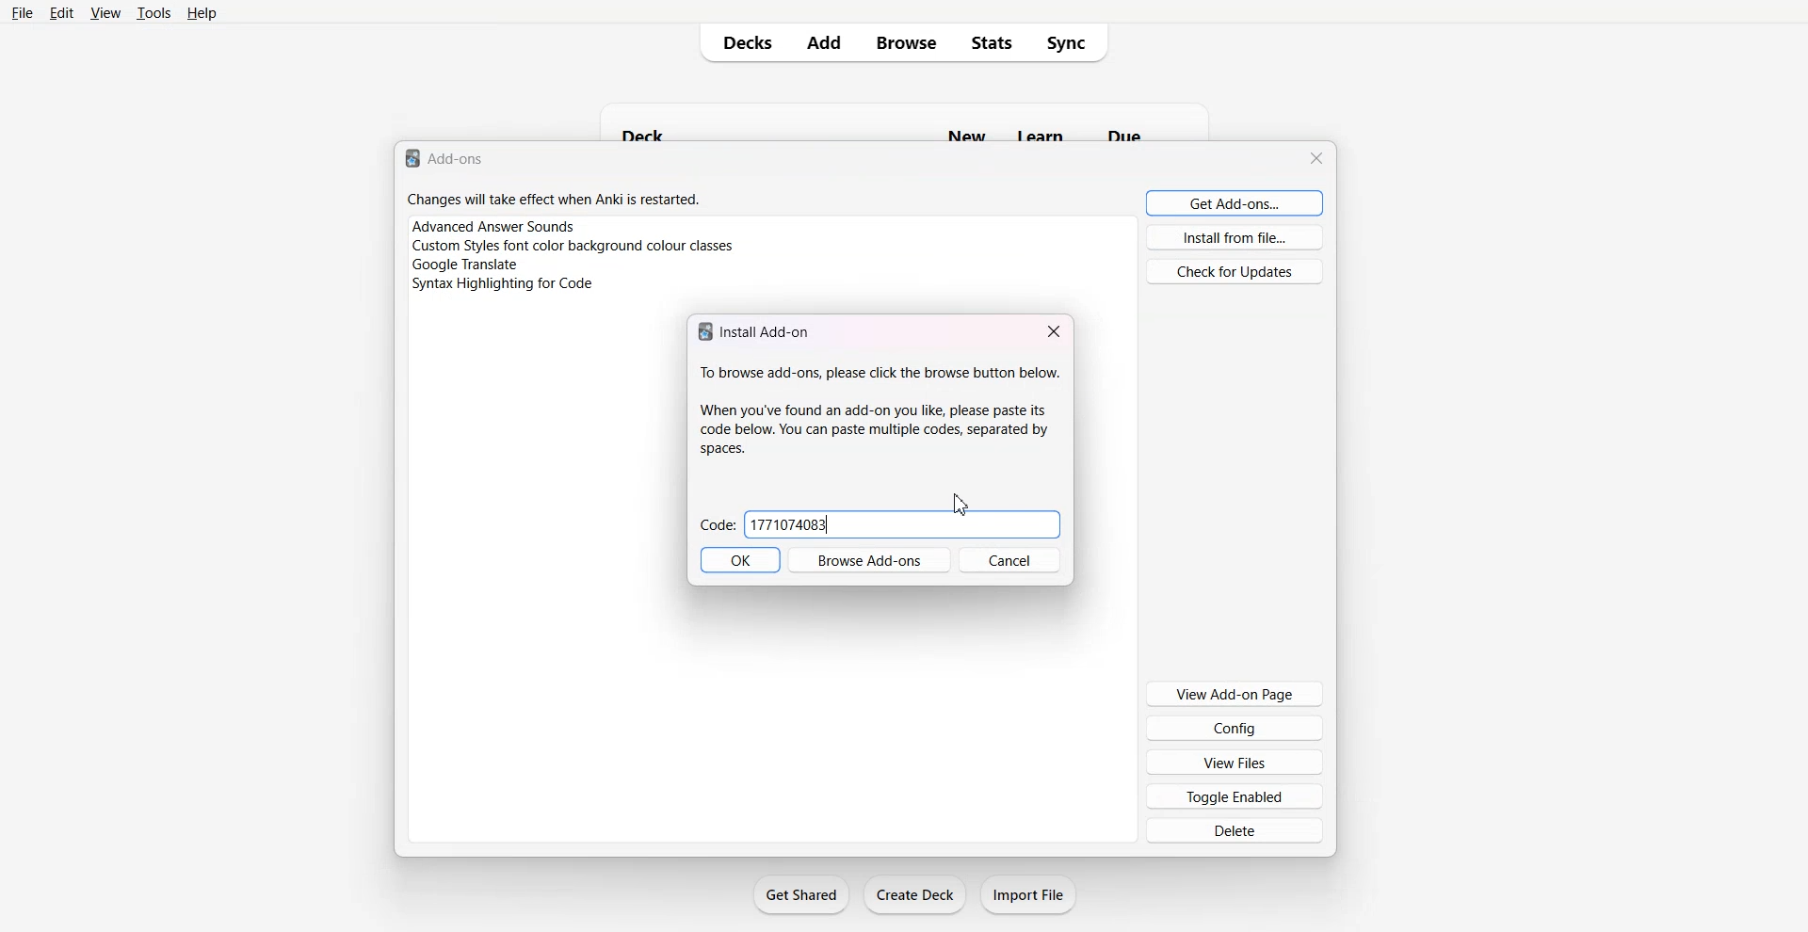 This screenshot has width=1808, height=932. I want to click on Get Add-ons, so click(1235, 202).